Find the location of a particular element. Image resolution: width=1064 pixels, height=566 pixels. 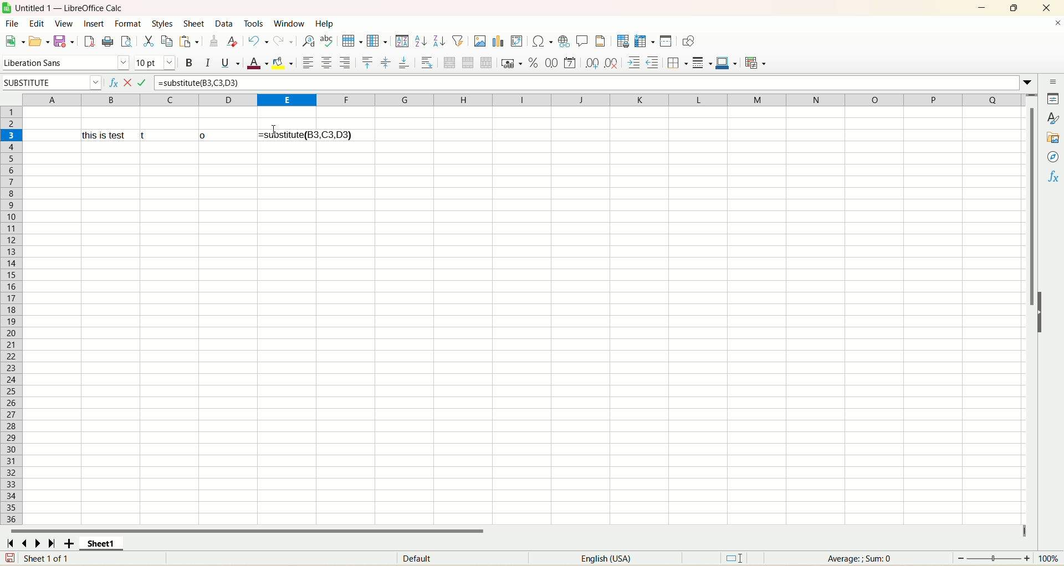

row is located at coordinates (353, 40).